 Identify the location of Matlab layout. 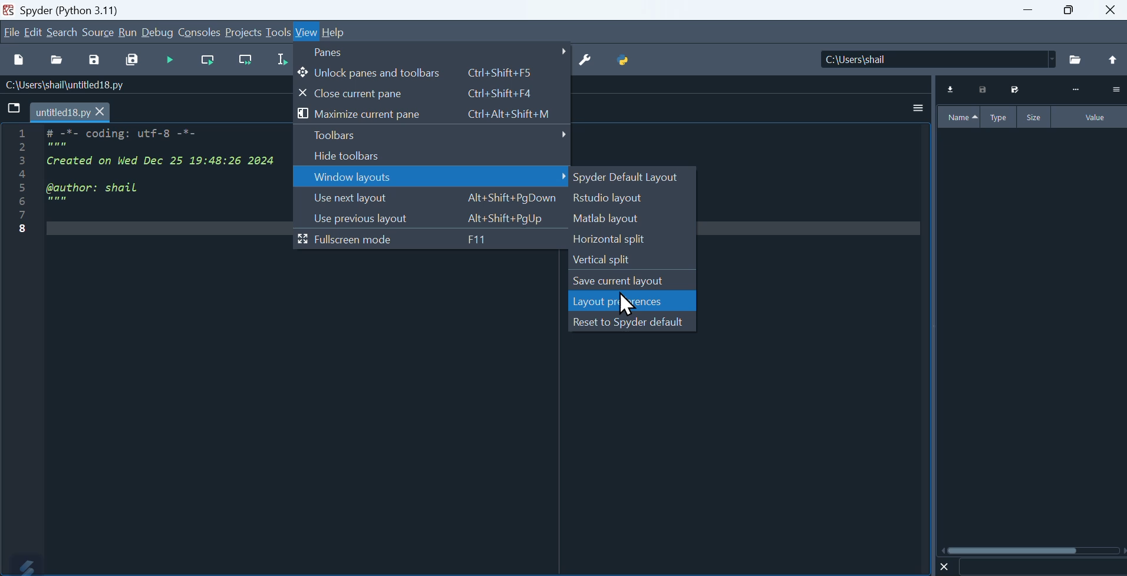
(633, 219).